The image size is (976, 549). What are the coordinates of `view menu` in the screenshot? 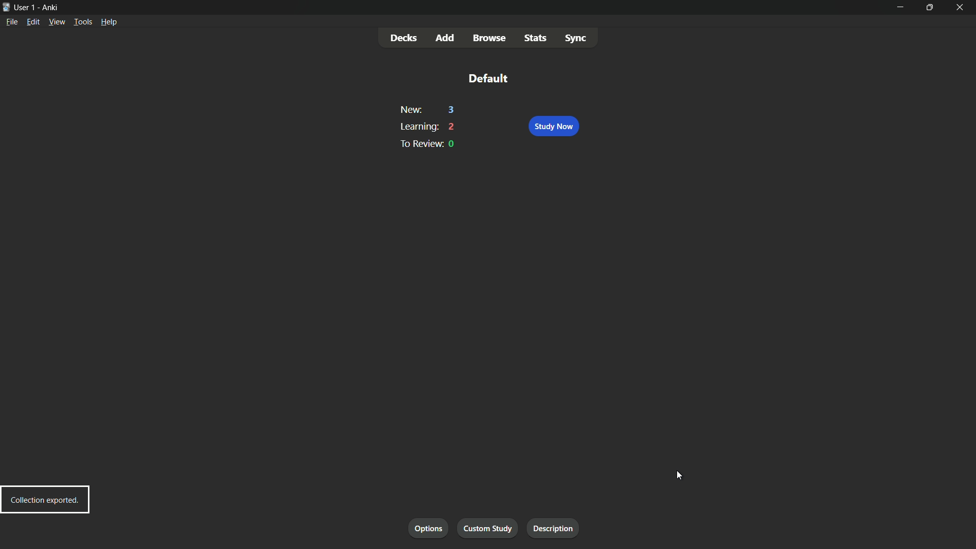 It's located at (57, 22).